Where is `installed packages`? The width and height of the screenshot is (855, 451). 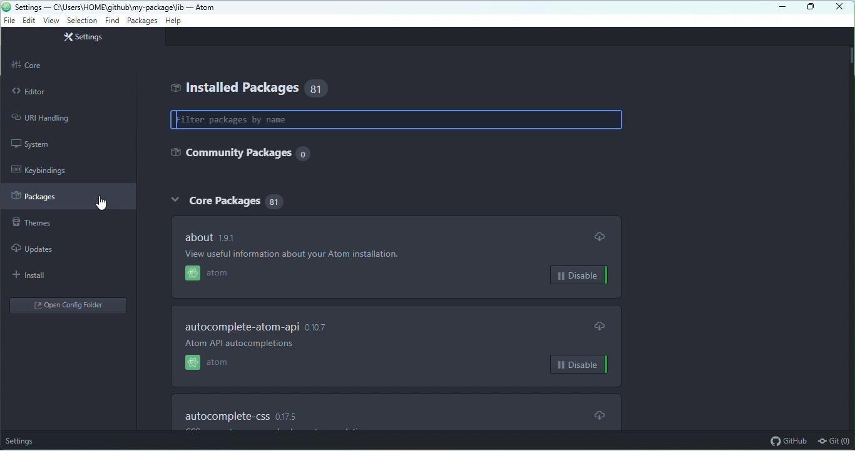
installed packages is located at coordinates (233, 87).